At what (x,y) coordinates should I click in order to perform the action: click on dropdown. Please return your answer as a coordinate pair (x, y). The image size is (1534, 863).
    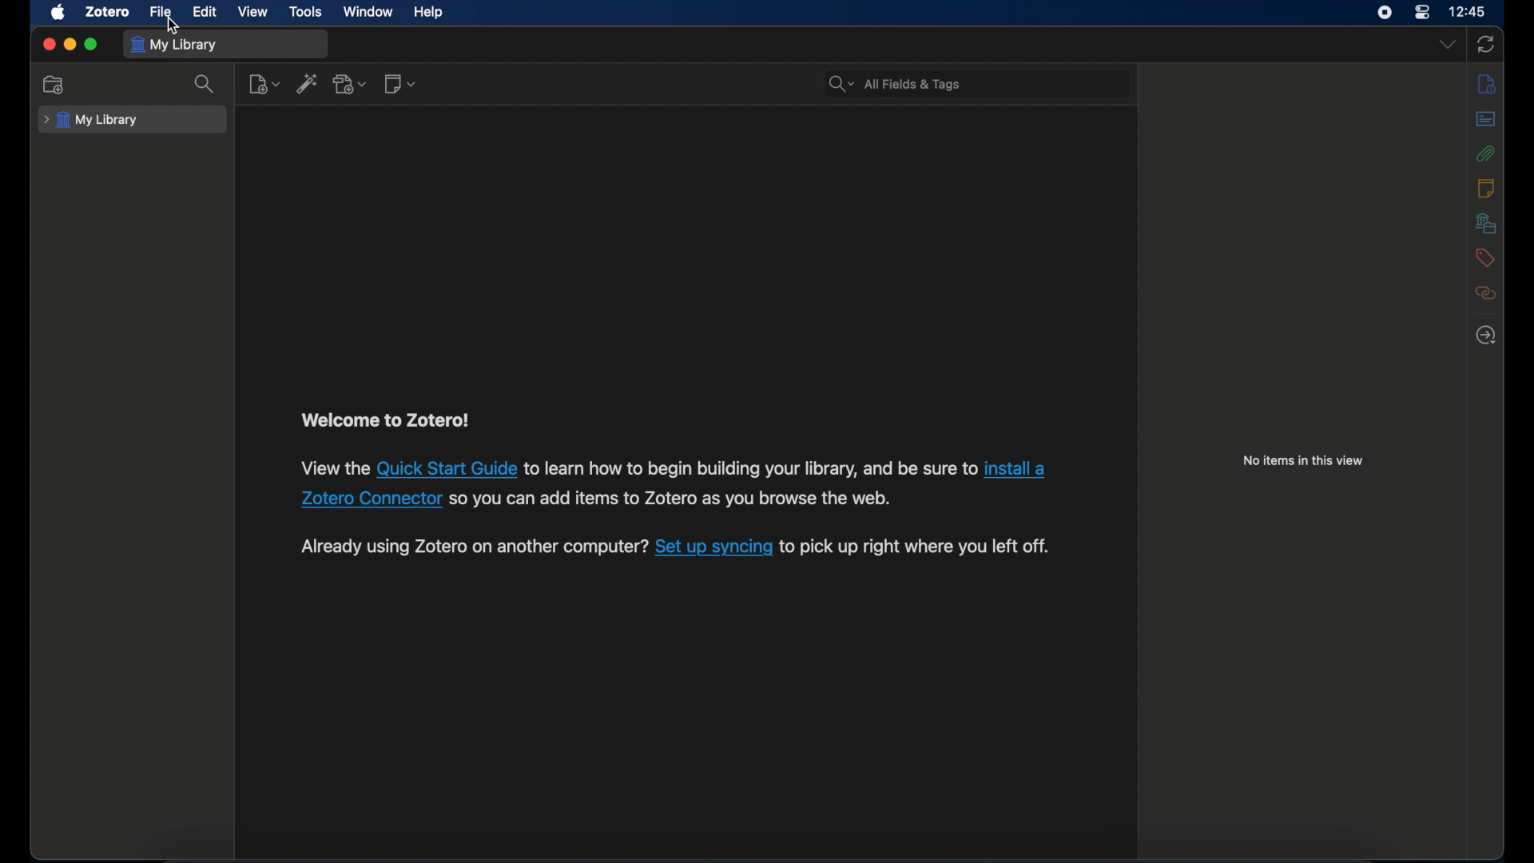
    Looking at the image, I should click on (1448, 43).